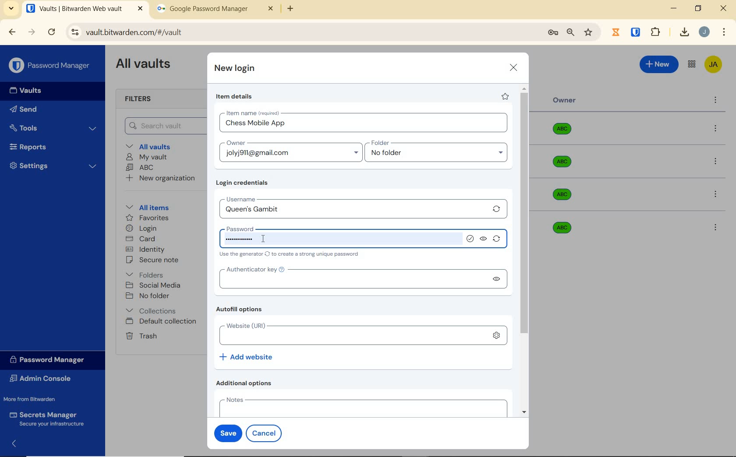 The width and height of the screenshot is (736, 457). I want to click on username added, so click(353, 210).